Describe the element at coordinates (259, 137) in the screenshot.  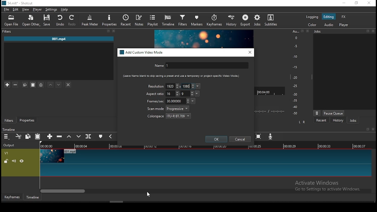
I see `zoom timeline to fit` at that location.